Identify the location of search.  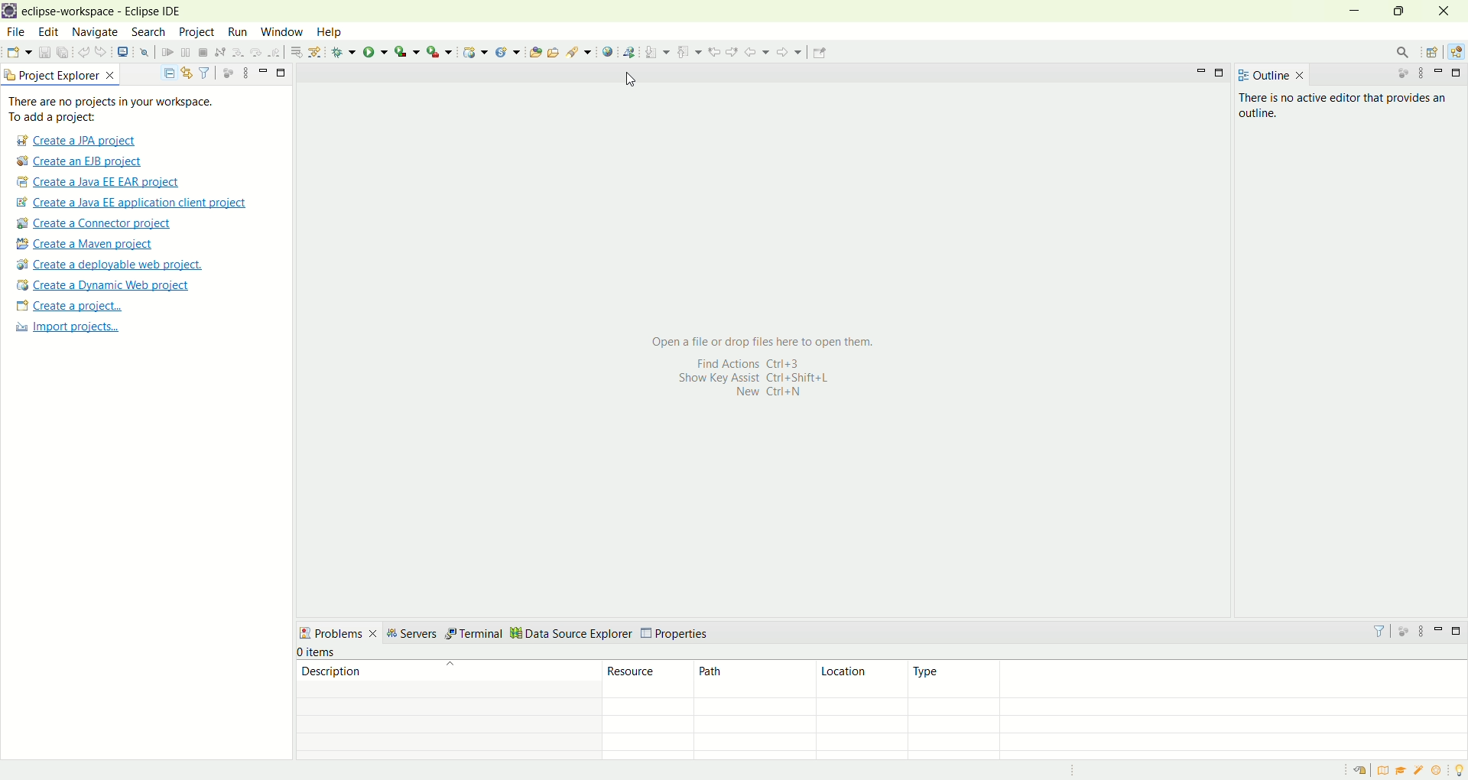
(580, 51).